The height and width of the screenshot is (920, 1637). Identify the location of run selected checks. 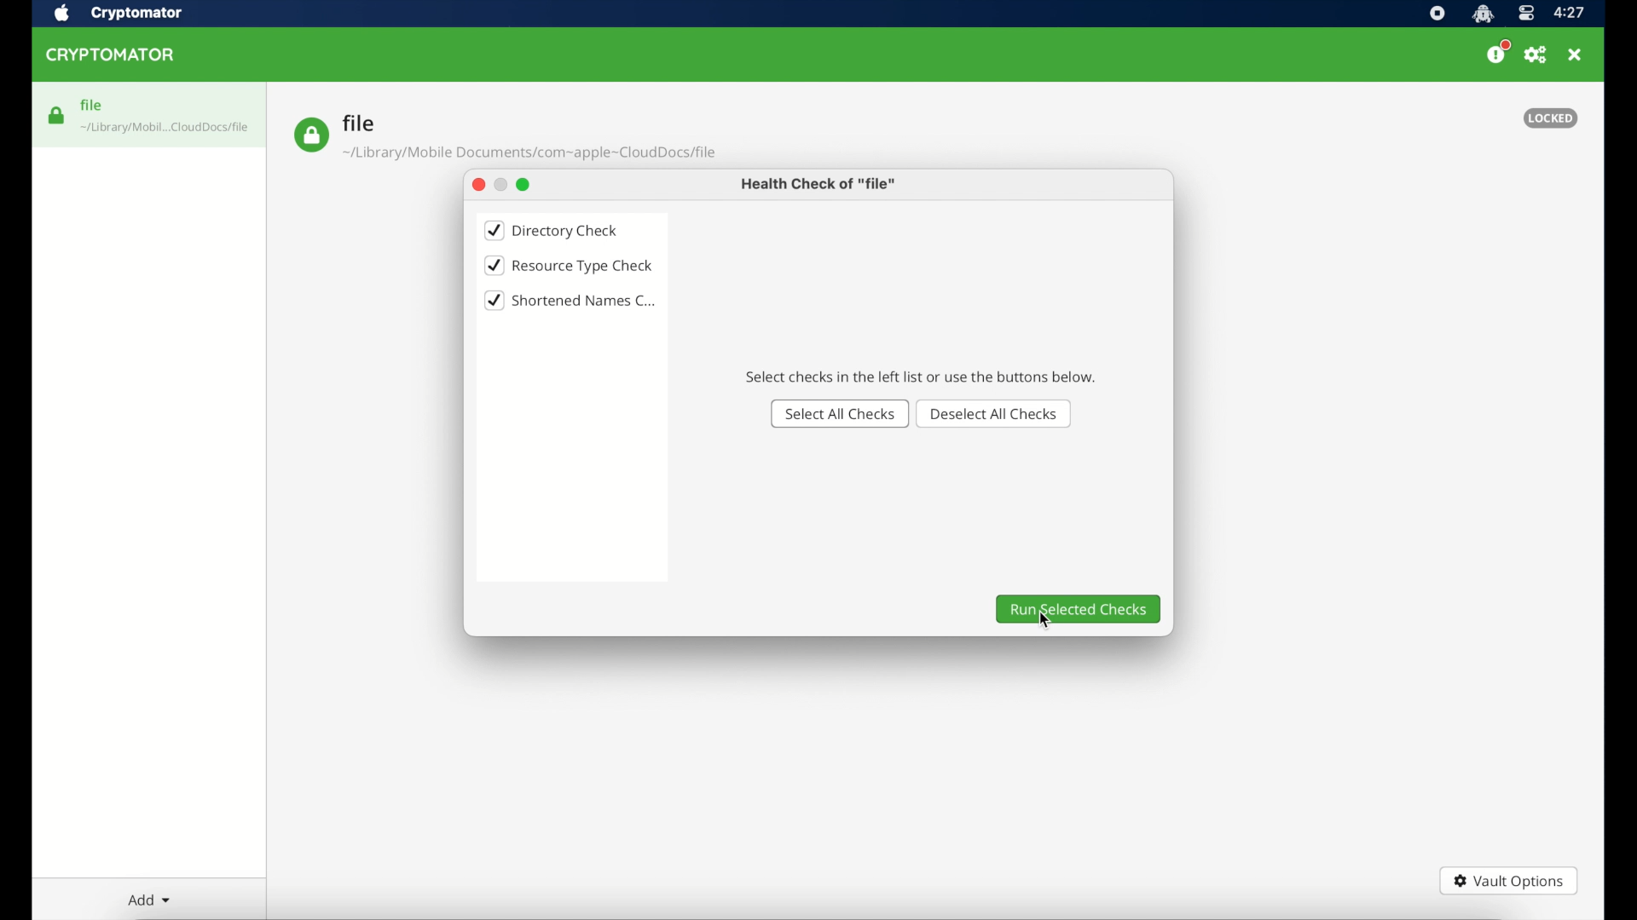
(1079, 609).